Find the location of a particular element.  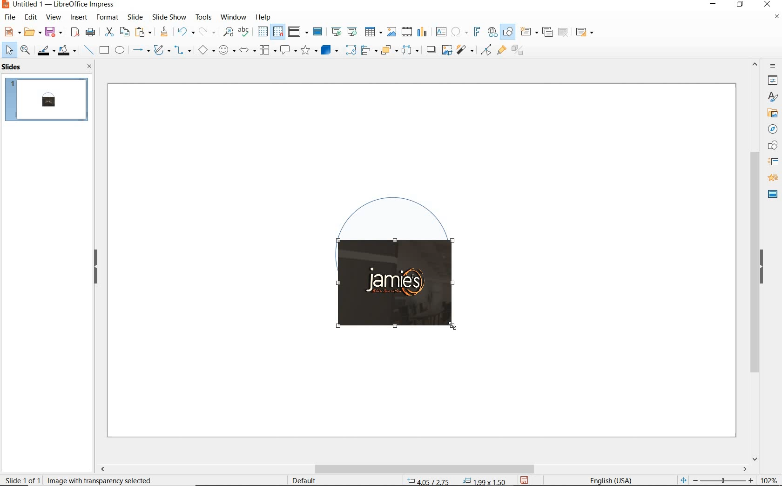

delete slide is located at coordinates (563, 33).